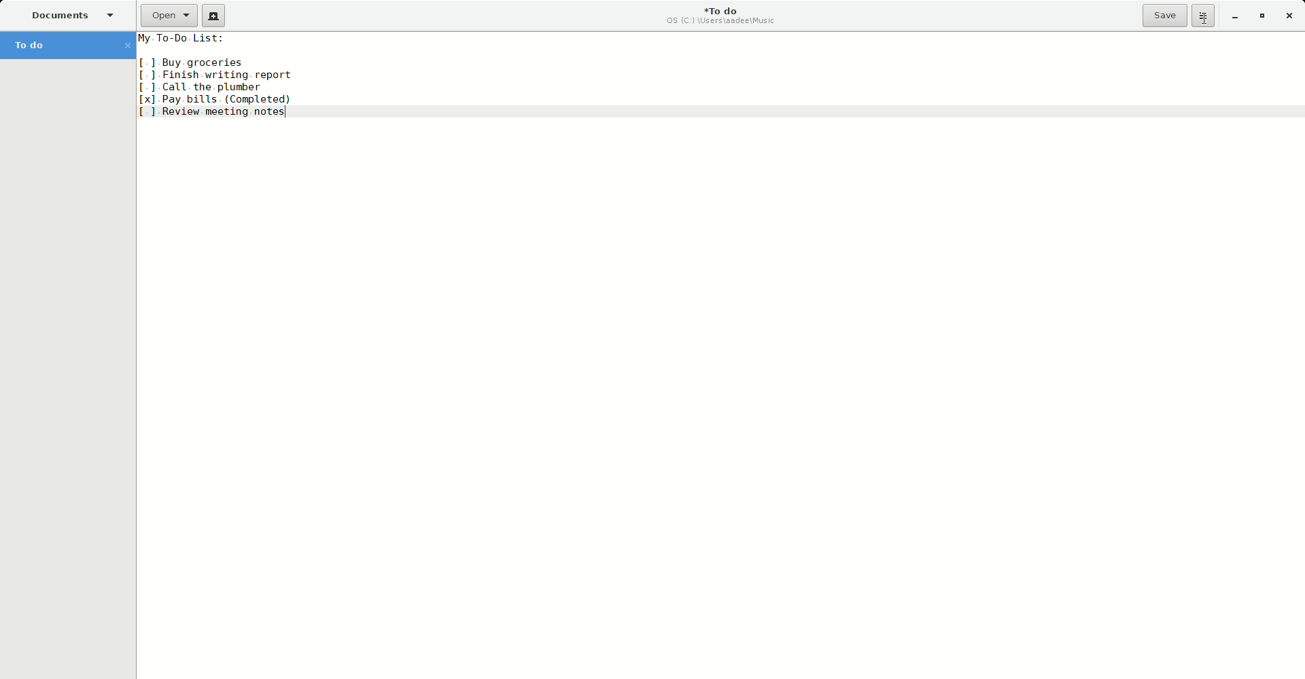  I want to click on New, so click(216, 16).